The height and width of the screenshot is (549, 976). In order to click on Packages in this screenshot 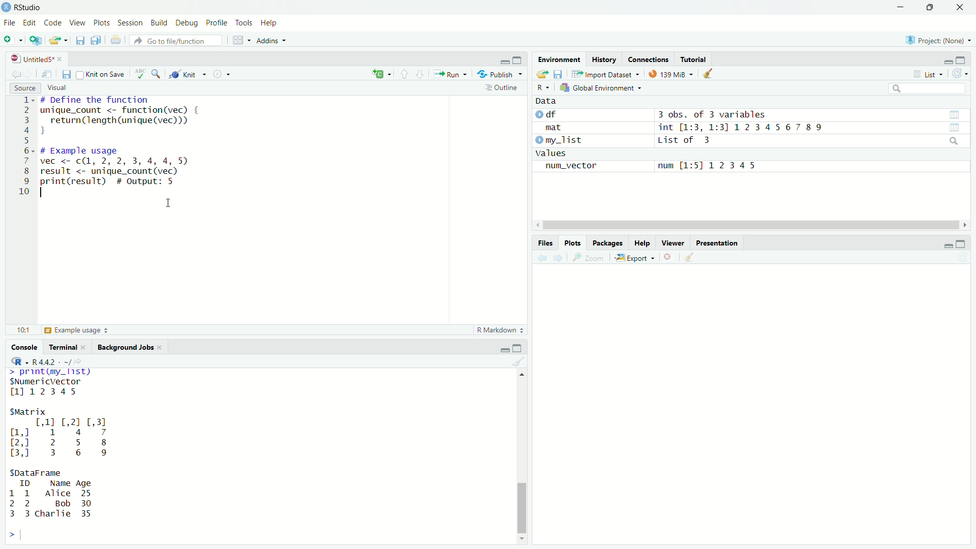, I will do `click(606, 243)`.